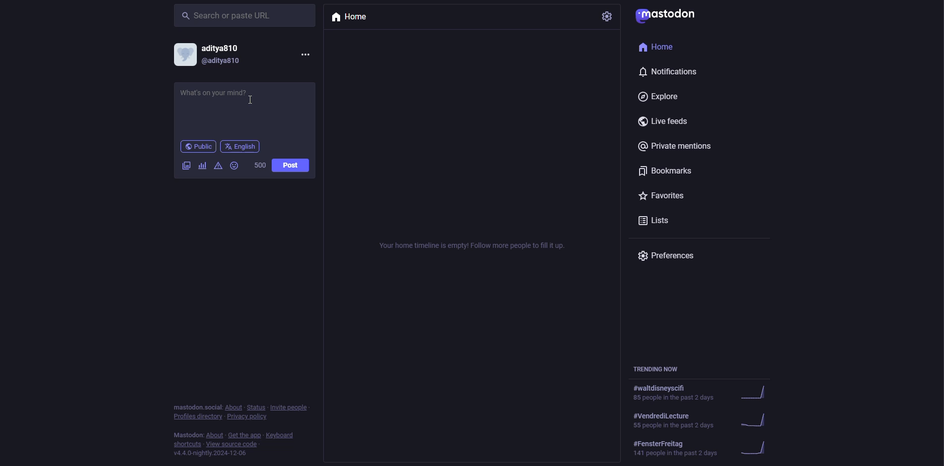 The width and height of the screenshot is (944, 466). What do you see at coordinates (259, 166) in the screenshot?
I see `word` at bounding box center [259, 166].